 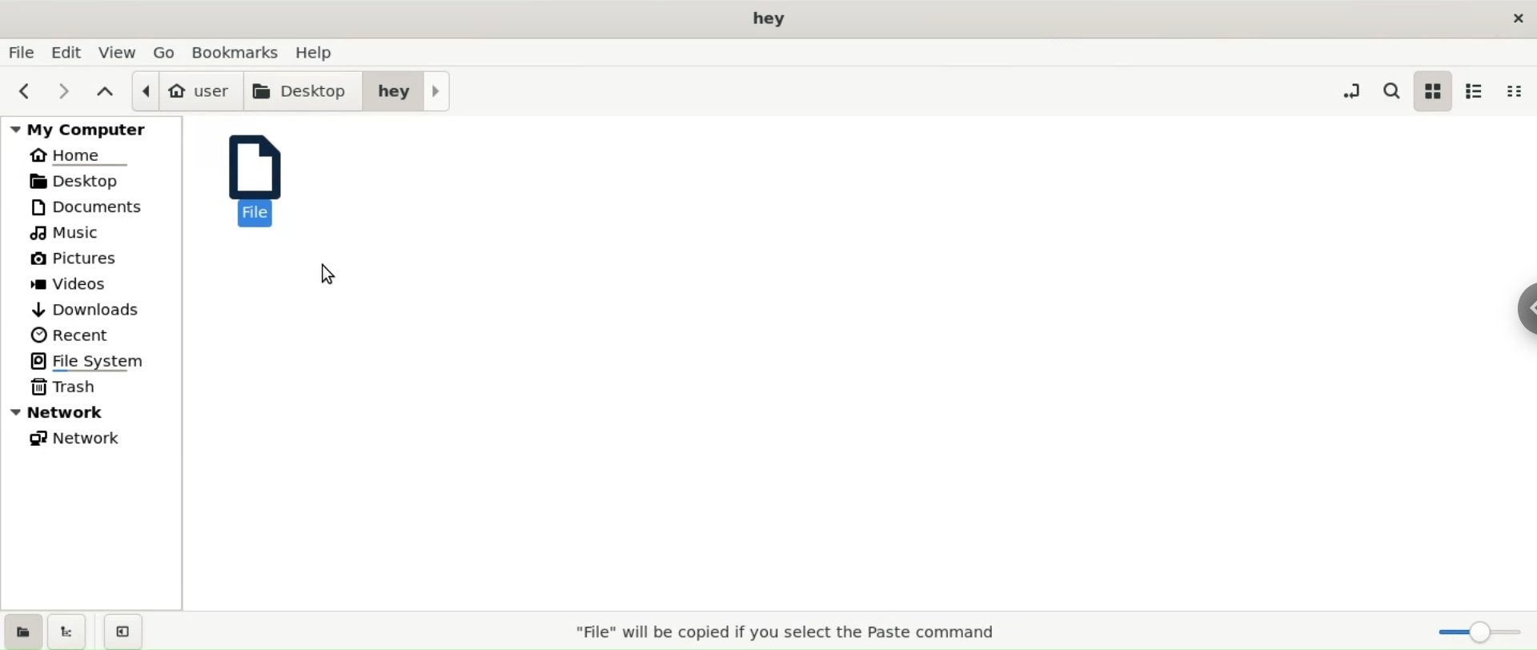 What do you see at coordinates (66, 632) in the screenshot?
I see `show treeview` at bounding box center [66, 632].